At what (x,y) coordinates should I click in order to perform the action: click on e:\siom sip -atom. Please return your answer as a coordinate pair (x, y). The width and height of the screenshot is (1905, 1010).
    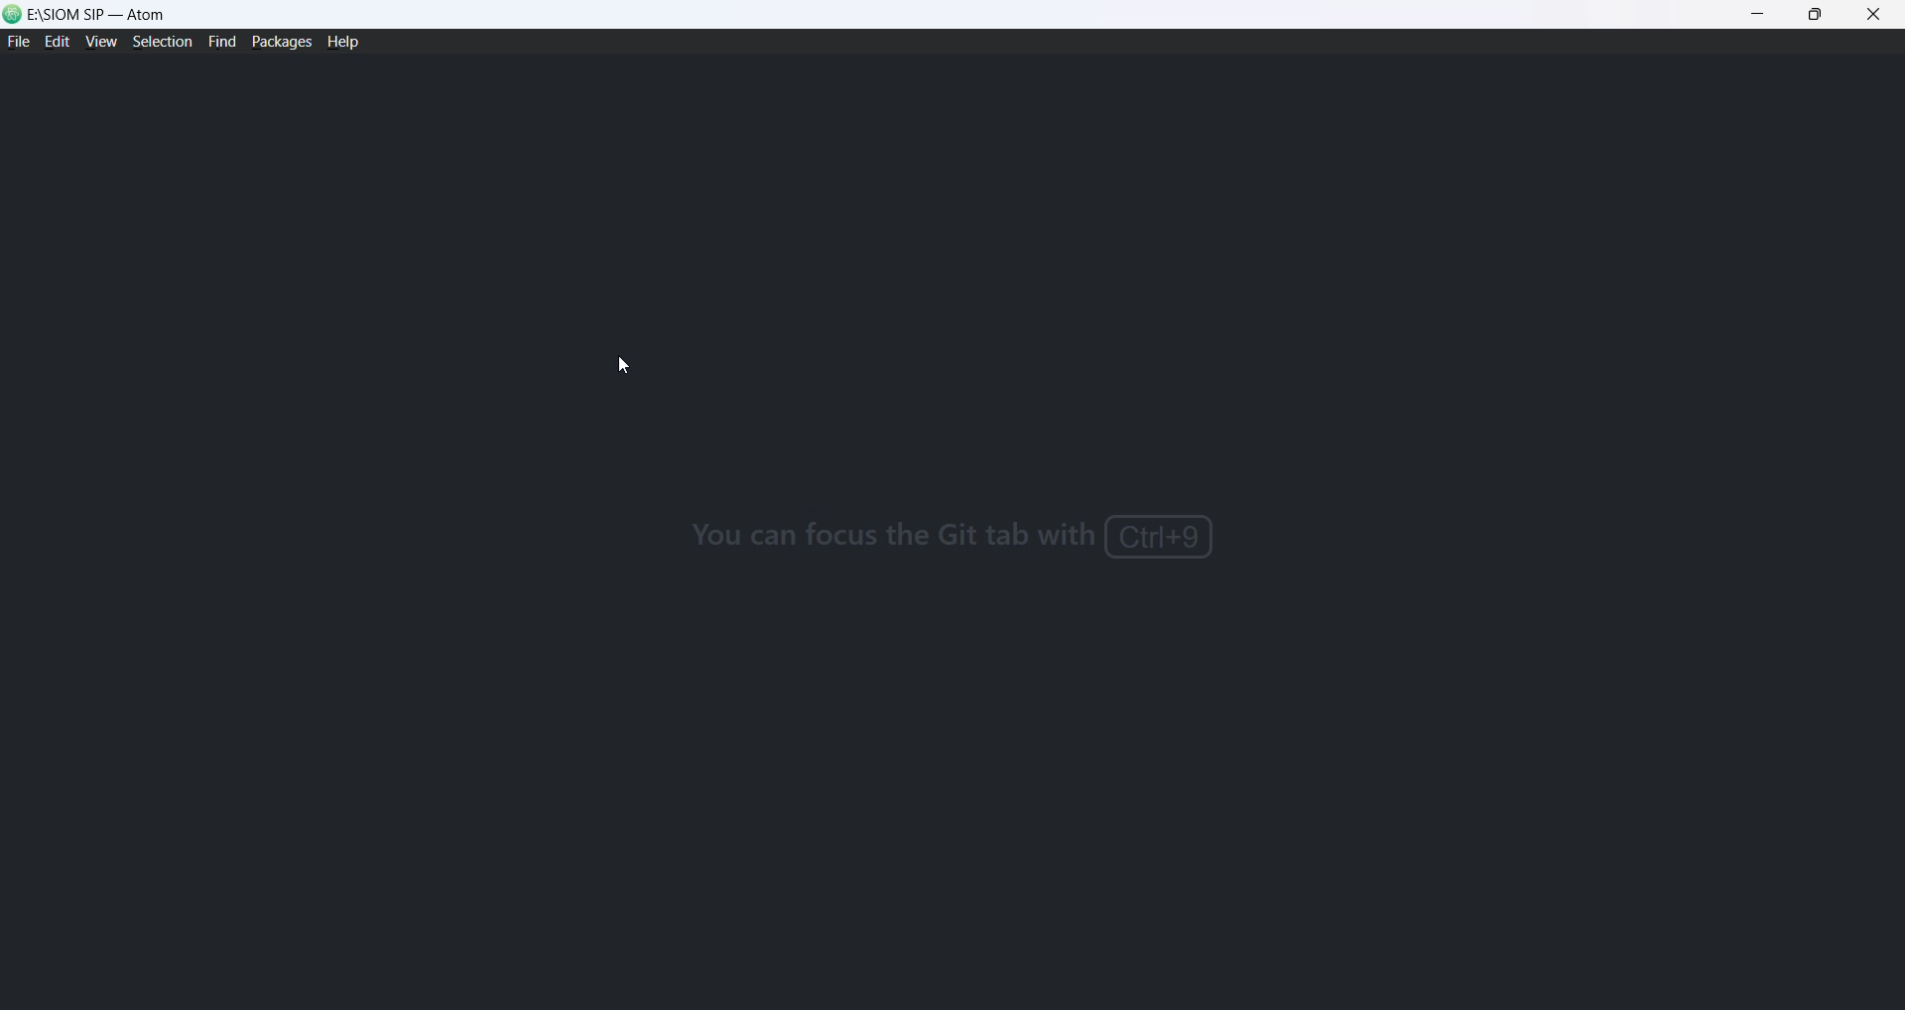
    Looking at the image, I should click on (103, 14).